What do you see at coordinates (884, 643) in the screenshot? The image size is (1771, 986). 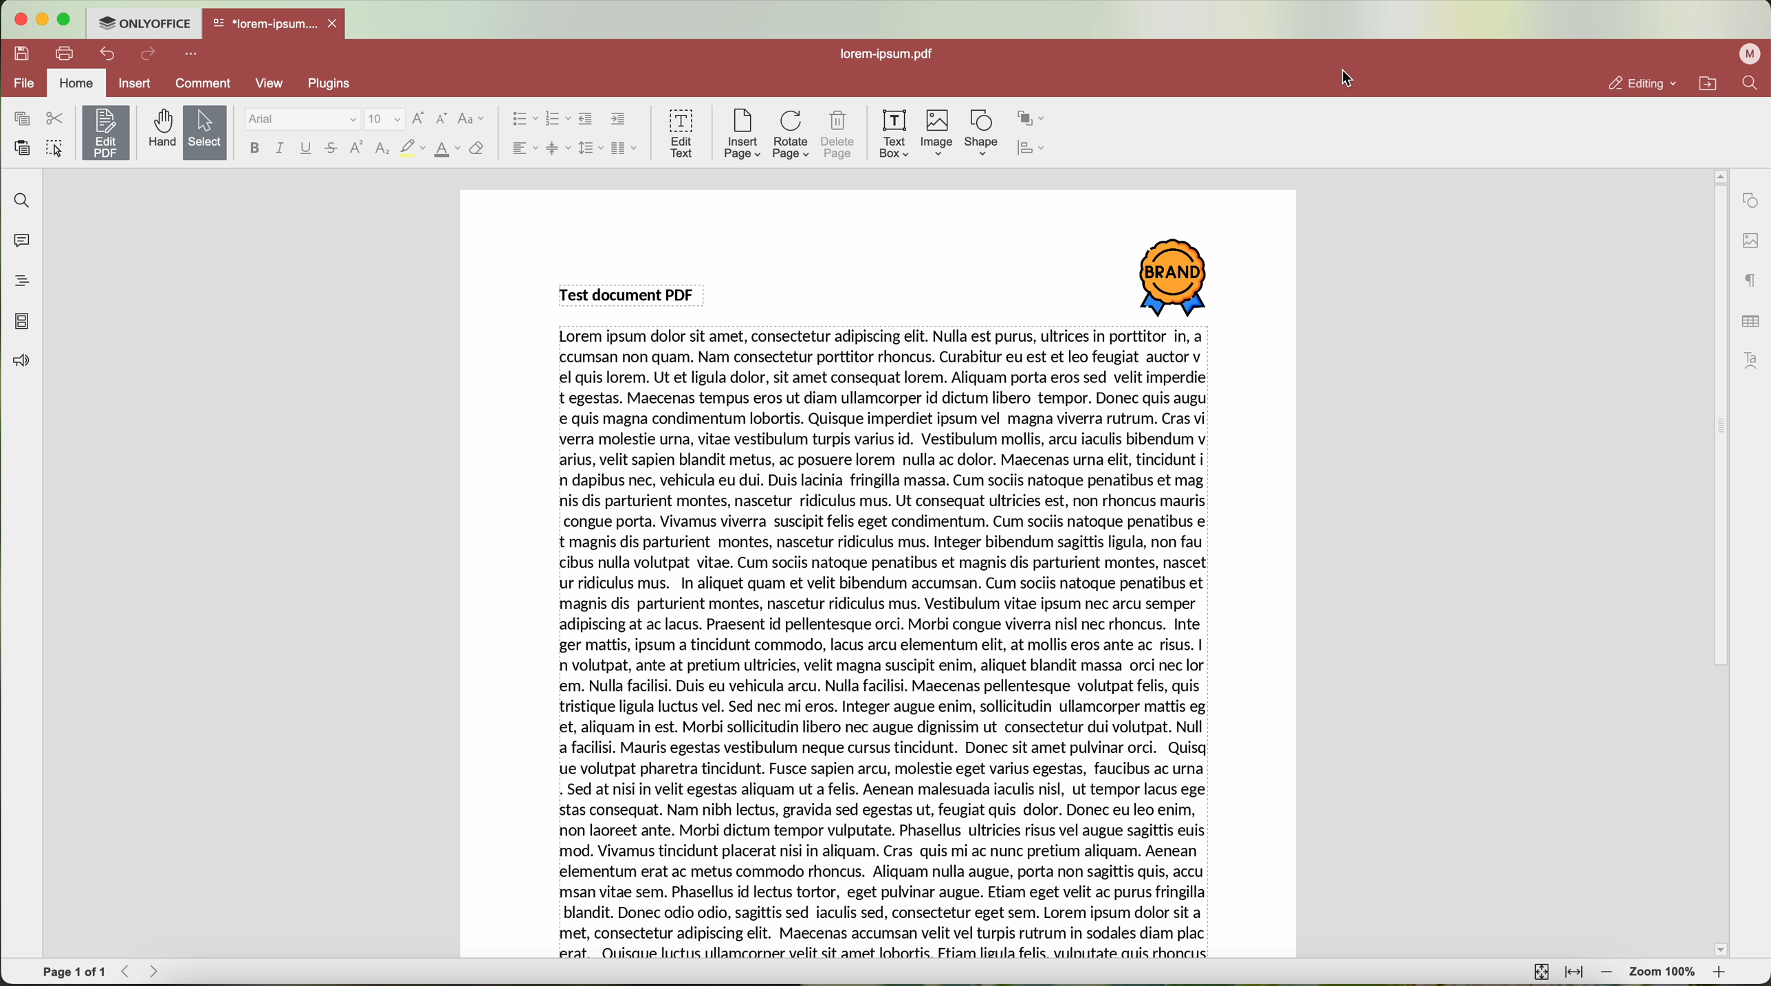 I see `Test document PDF content.` at bounding box center [884, 643].